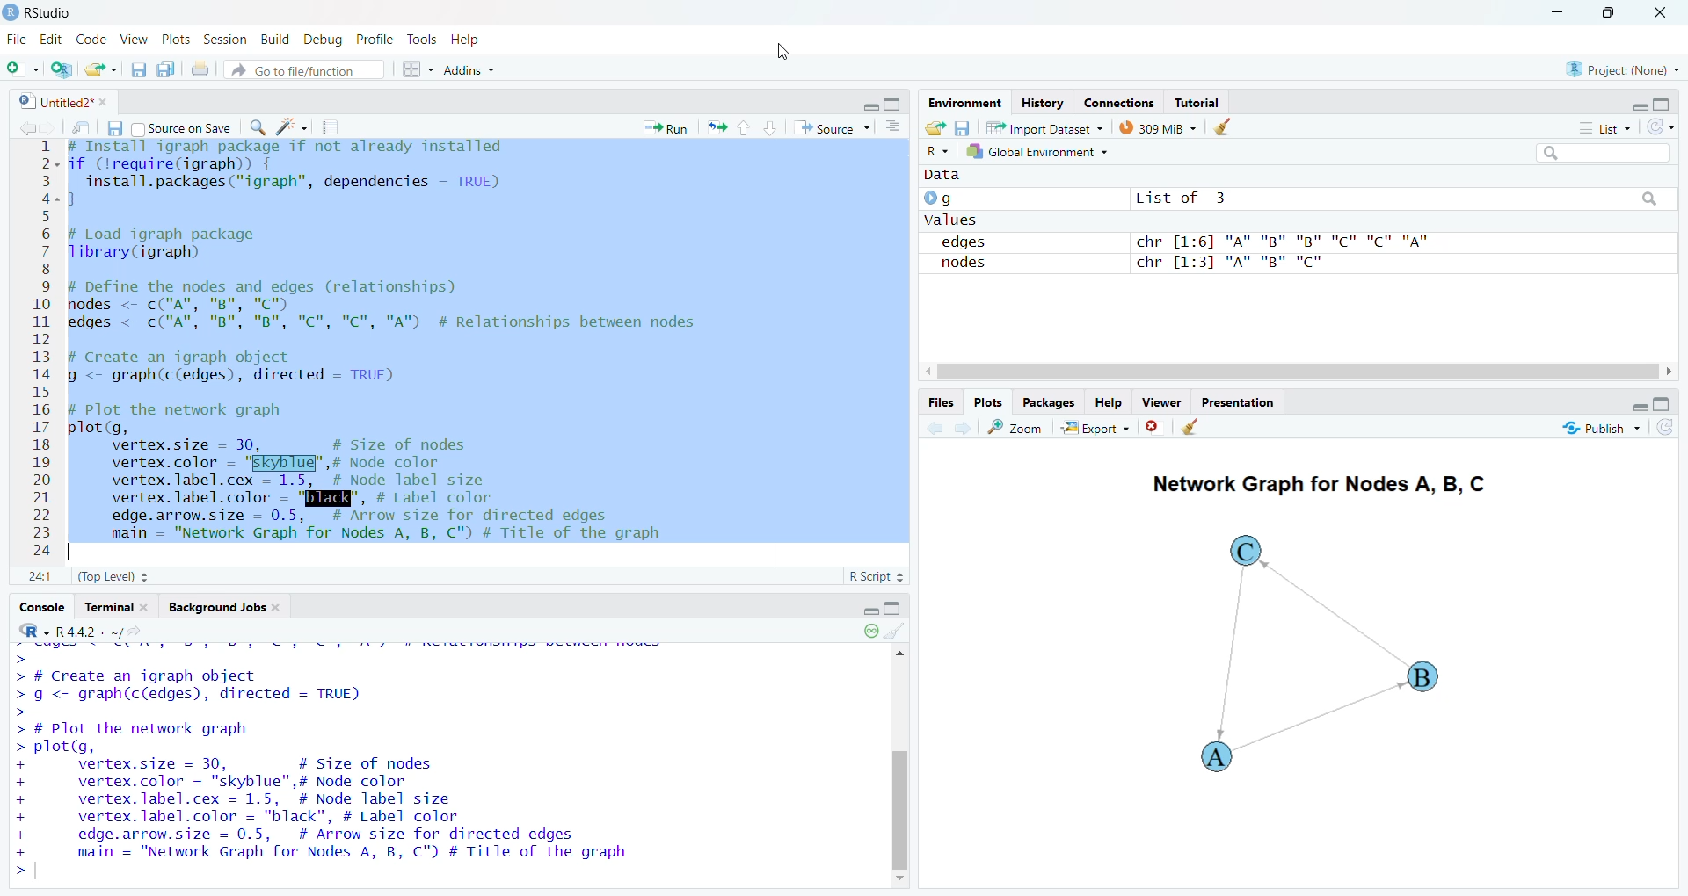  Describe the element at coordinates (1042, 131) in the screenshot. I see `IMport vataset ©` at that location.